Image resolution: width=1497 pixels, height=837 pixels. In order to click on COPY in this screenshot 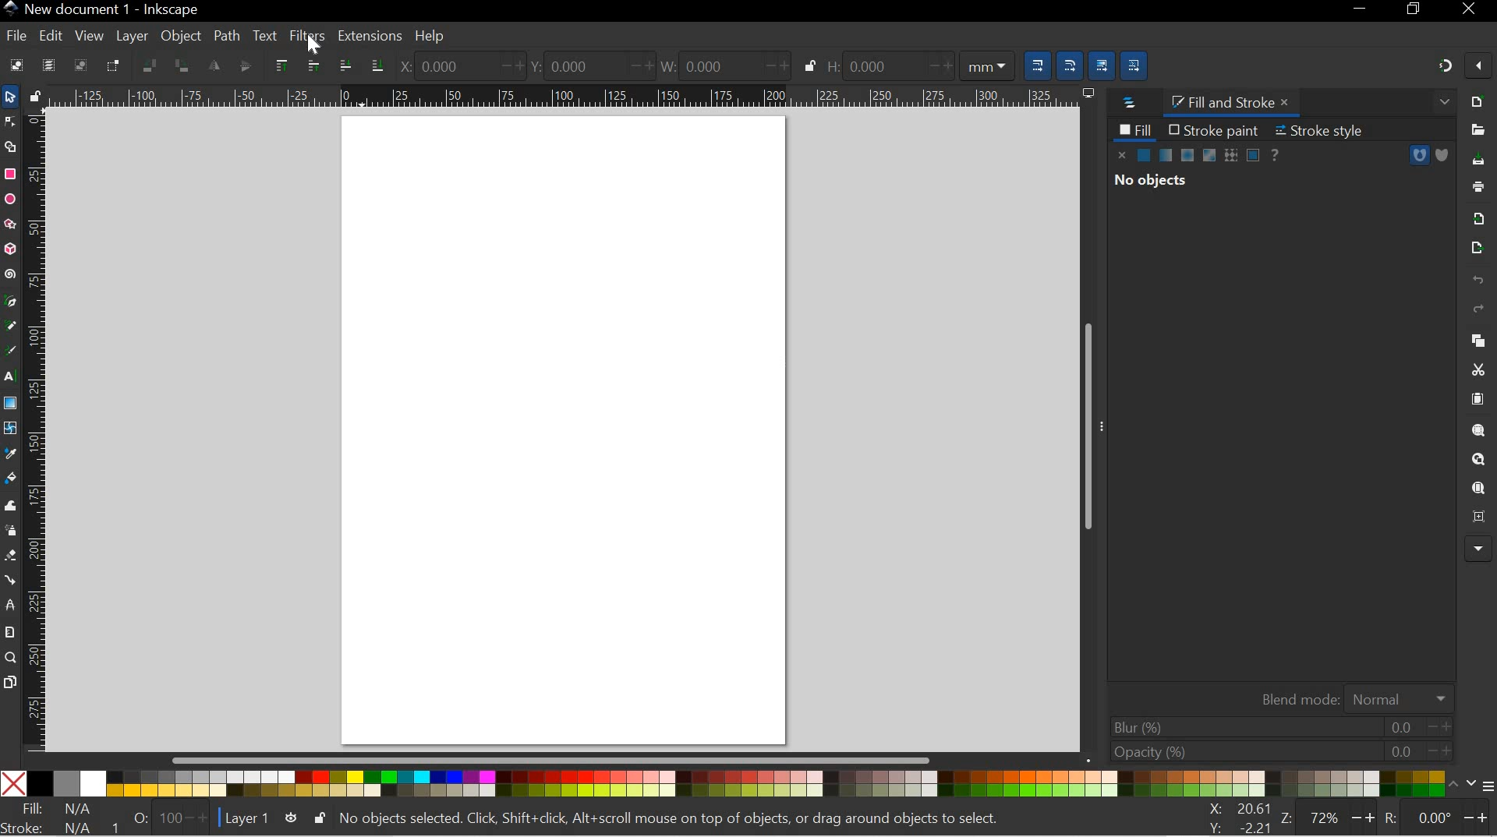, I will do `click(1475, 338)`.